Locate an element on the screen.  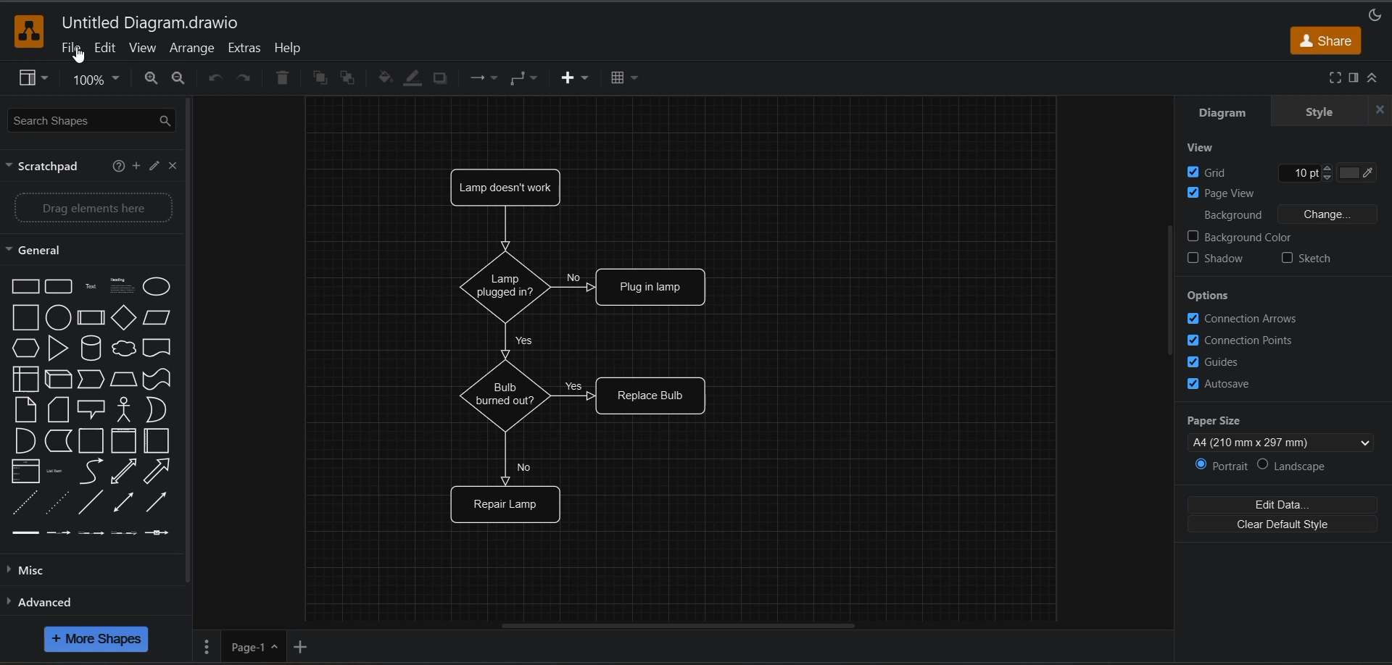
landscape is located at coordinates (1296, 467).